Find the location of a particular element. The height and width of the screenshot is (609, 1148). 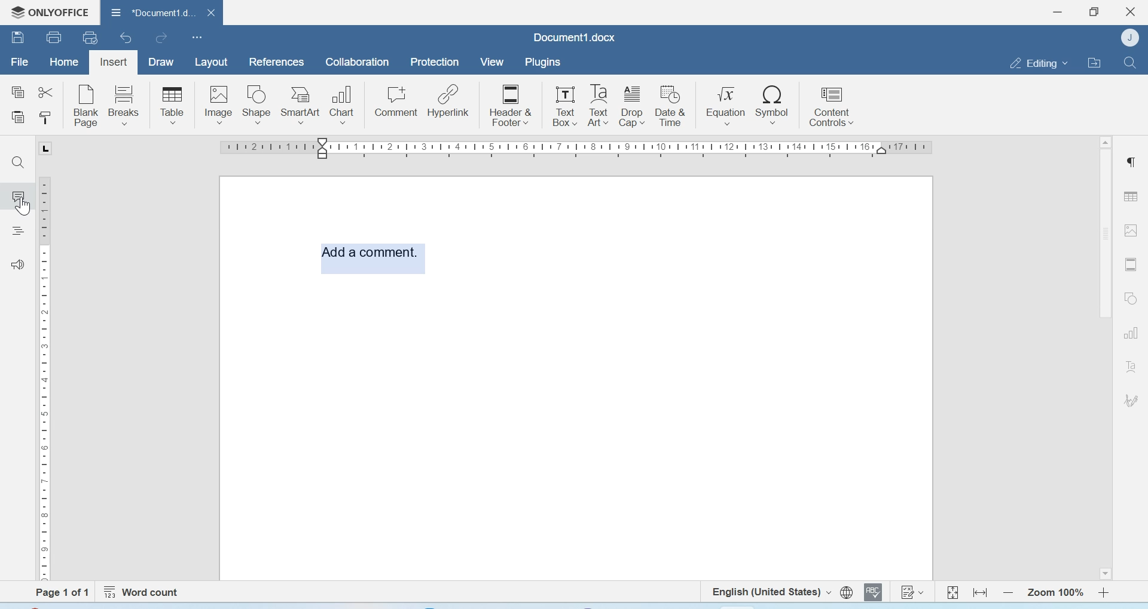

Onlyoffice is located at coordinates (46, 13).